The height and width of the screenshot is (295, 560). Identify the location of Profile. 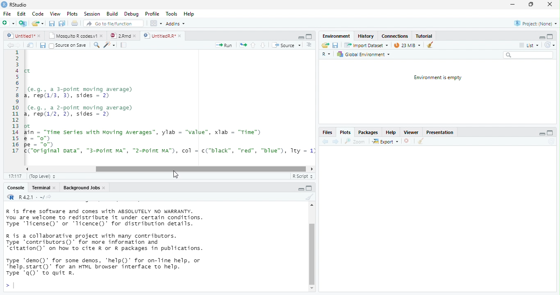
(152, 14).